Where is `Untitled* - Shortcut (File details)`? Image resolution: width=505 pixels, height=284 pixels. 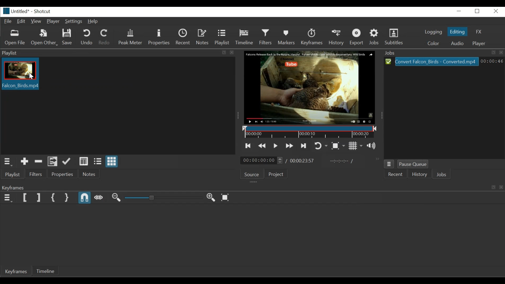 Untitled* - Shortcut (File details) is located at coordinates (26, 11).